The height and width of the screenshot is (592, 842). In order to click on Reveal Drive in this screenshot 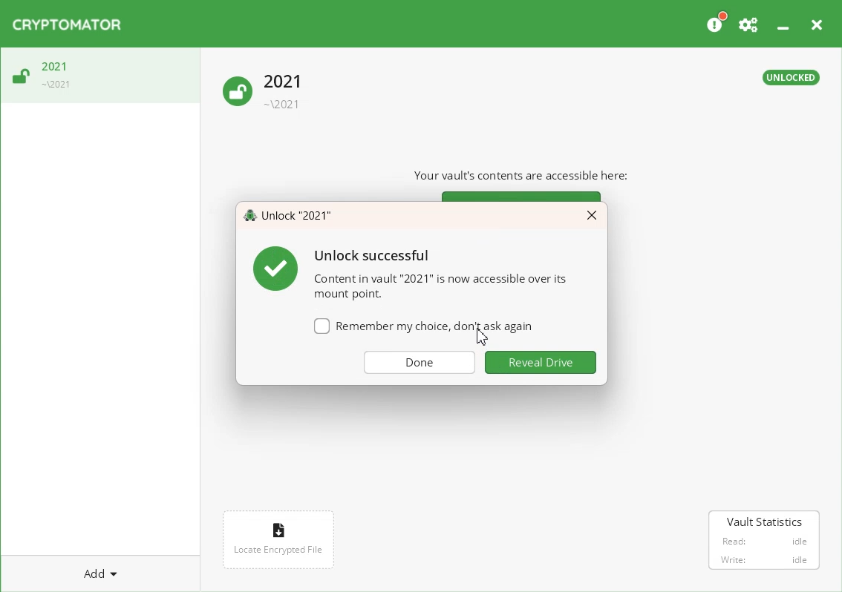, I will do `click(541, 362)`.